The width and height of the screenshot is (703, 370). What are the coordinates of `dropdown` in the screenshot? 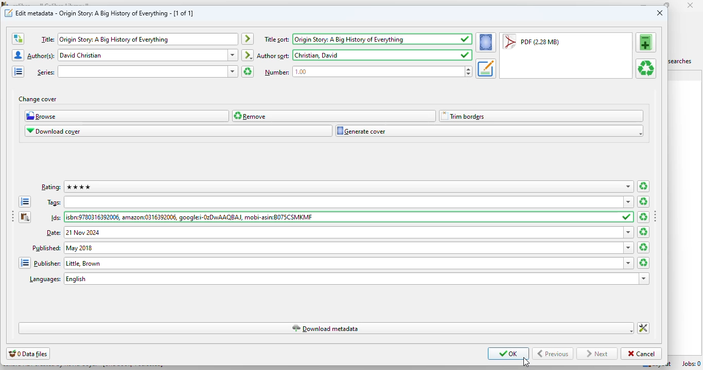 It's located at (630, 248).